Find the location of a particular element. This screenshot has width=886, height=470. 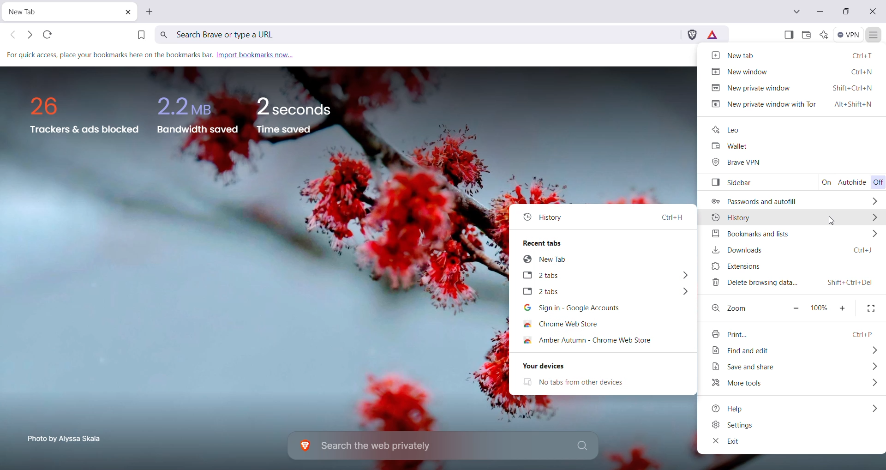

Photo by Alyssa Skala is located at coordinates (67, 438).